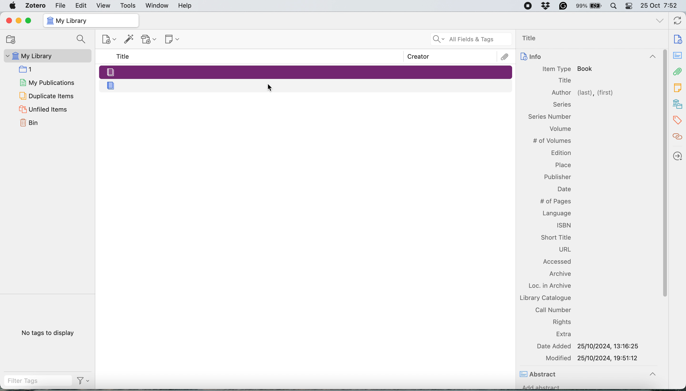 The image size is (686, 391). What do you see at coordinates (678, 156) in the screenshot?
I see `Locate` at bounding box center [678, 156].